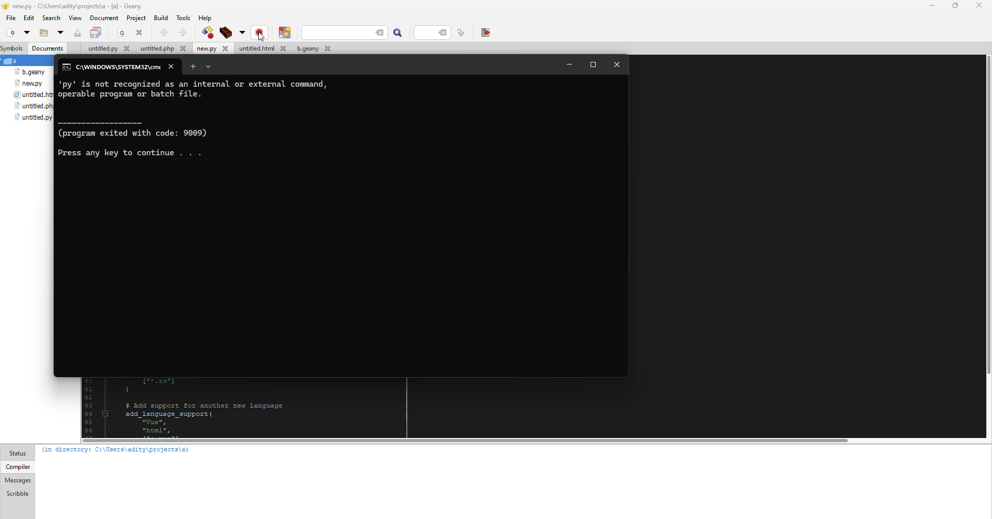  Describe the element at coordinates (17, 493) in the screenshot. I see `scribble` at that location.